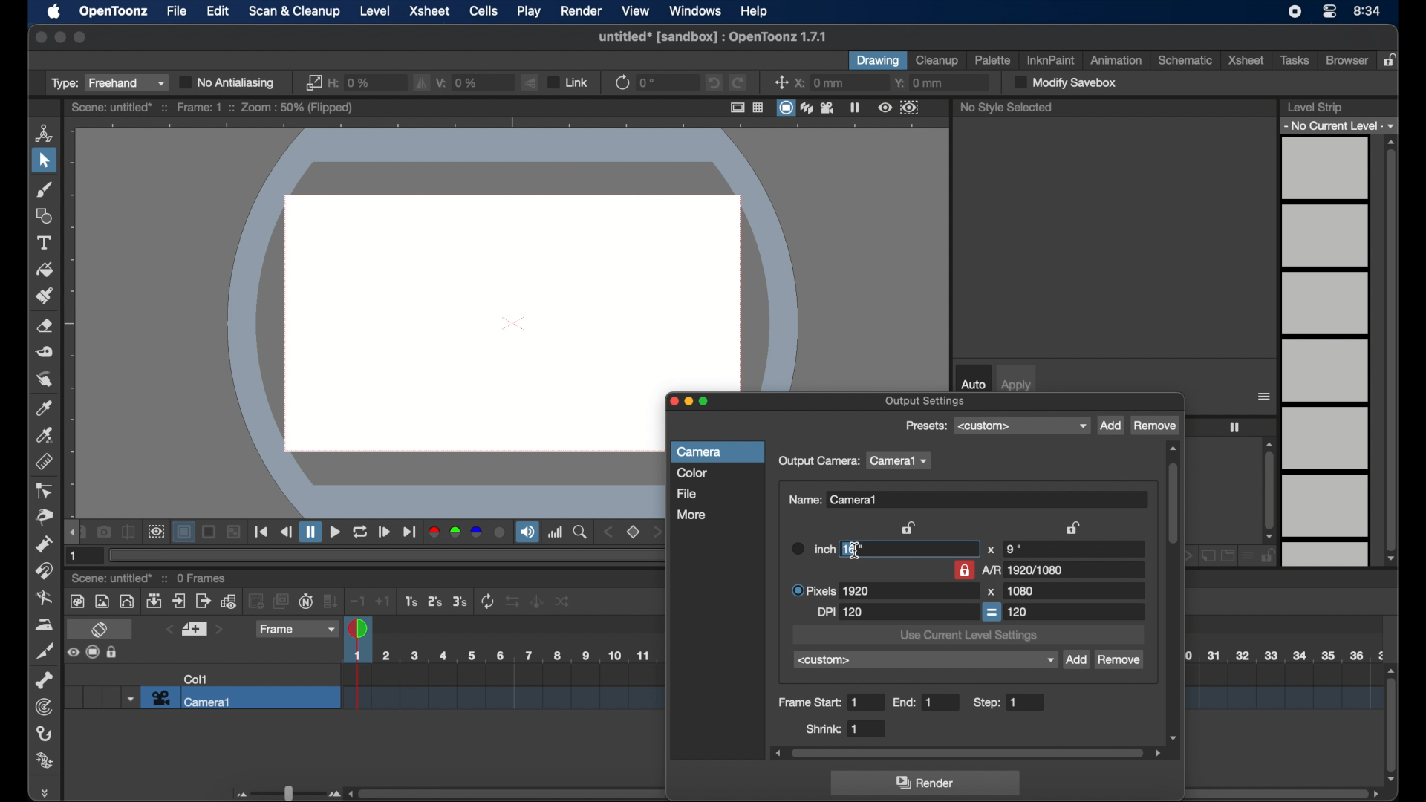  I want to click on , so click(129, 601).